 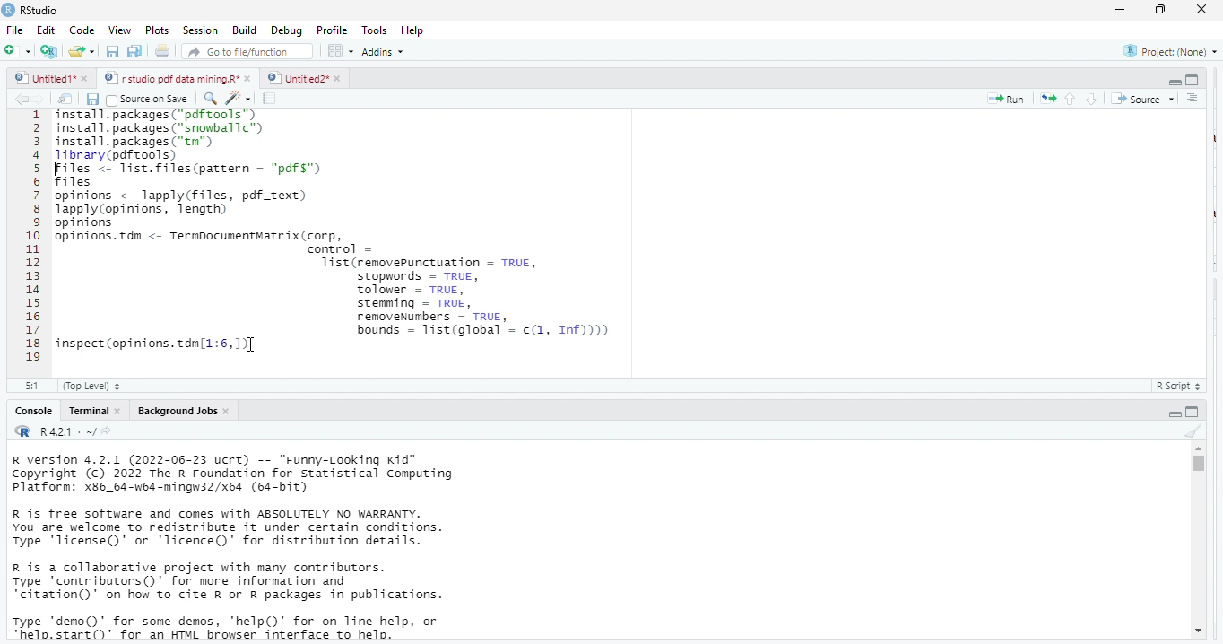 What do you see at coordinates (284, 30) in the screenshot?
I see `debug` at bounding box center [284, 30].